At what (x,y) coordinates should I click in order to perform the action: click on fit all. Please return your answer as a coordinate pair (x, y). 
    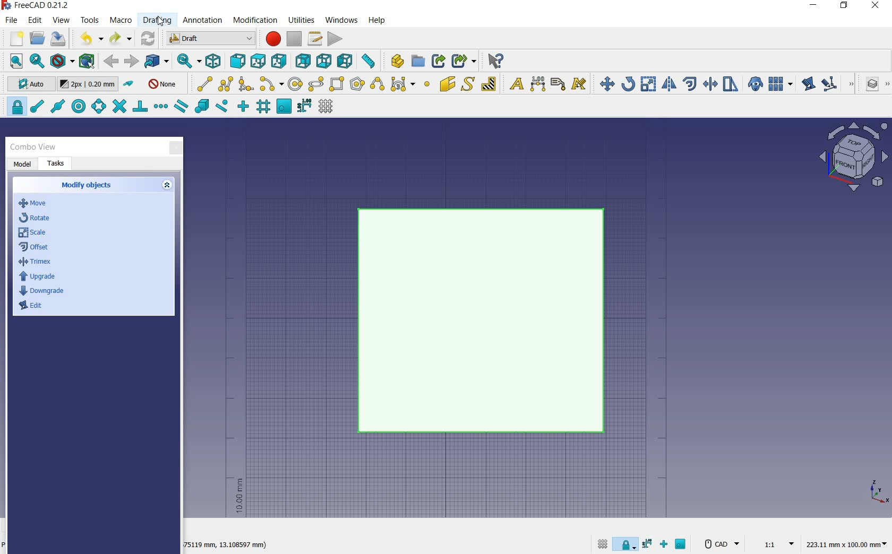
    Looking at the image, I should click on (14, 62).